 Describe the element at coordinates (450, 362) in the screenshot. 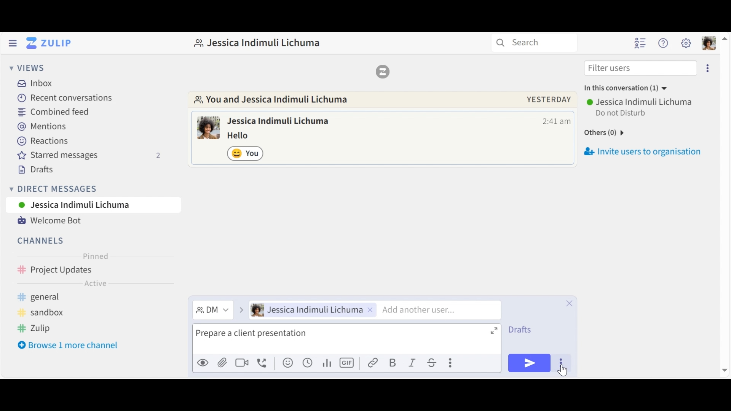

I see `Compose actions` at that location.